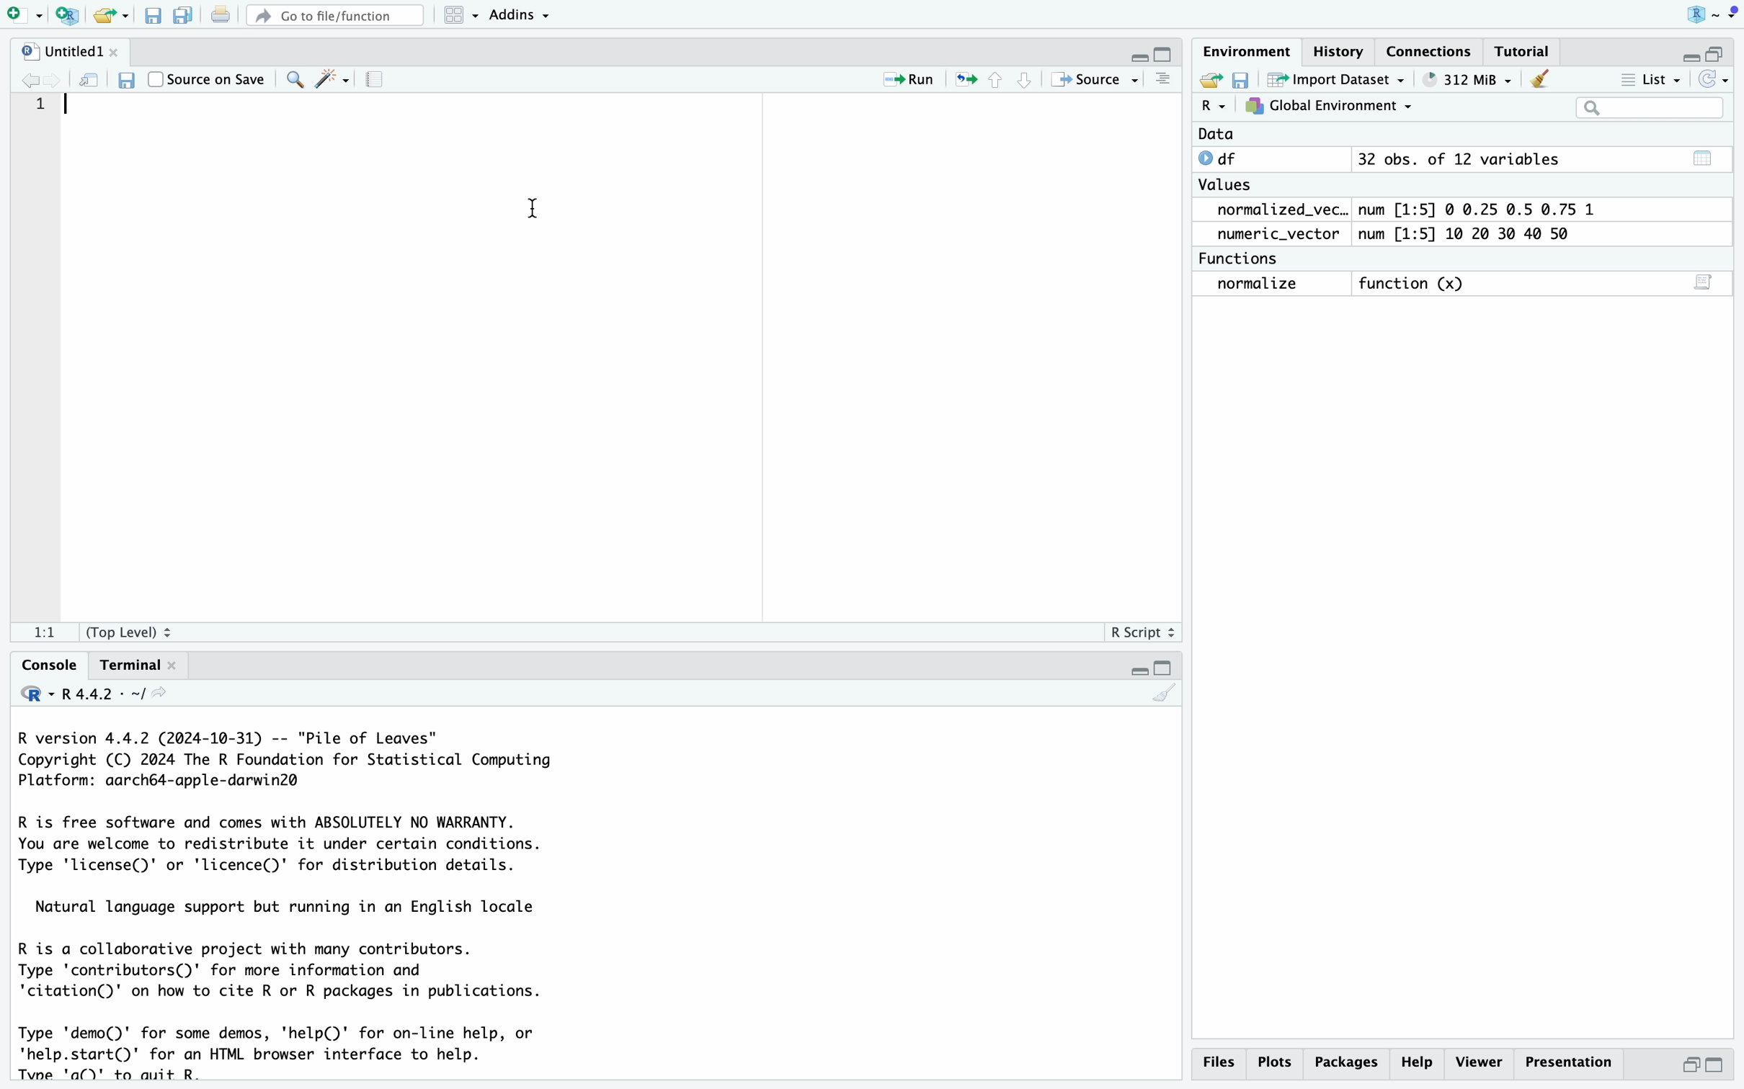 This screenshot has height=1089, width=1744. Describe the element at coordinates (1535, 49) in the screenshot. I see `Tutorial` at that location.